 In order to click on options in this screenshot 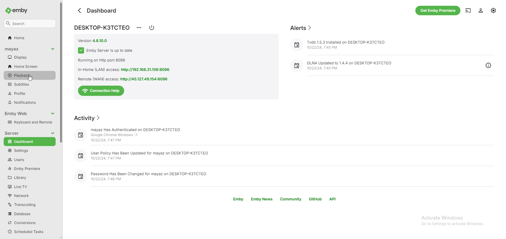, I will do `click(139, 28)`.